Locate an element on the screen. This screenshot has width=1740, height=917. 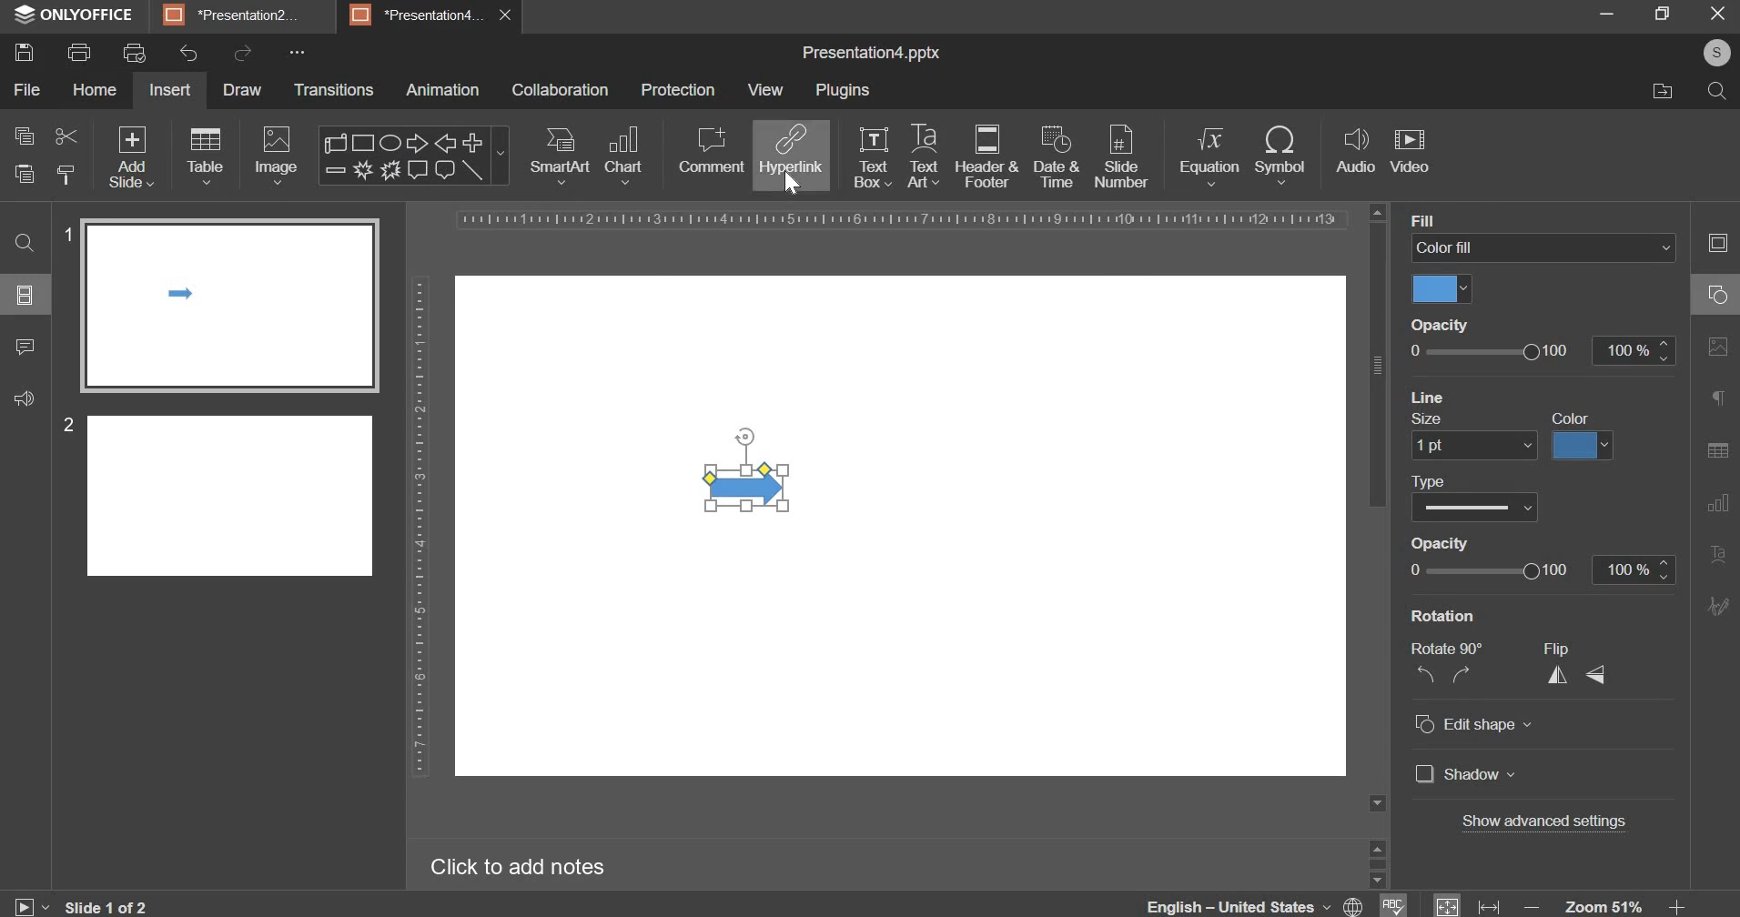
reset background is located at coordinates (1449, 420).